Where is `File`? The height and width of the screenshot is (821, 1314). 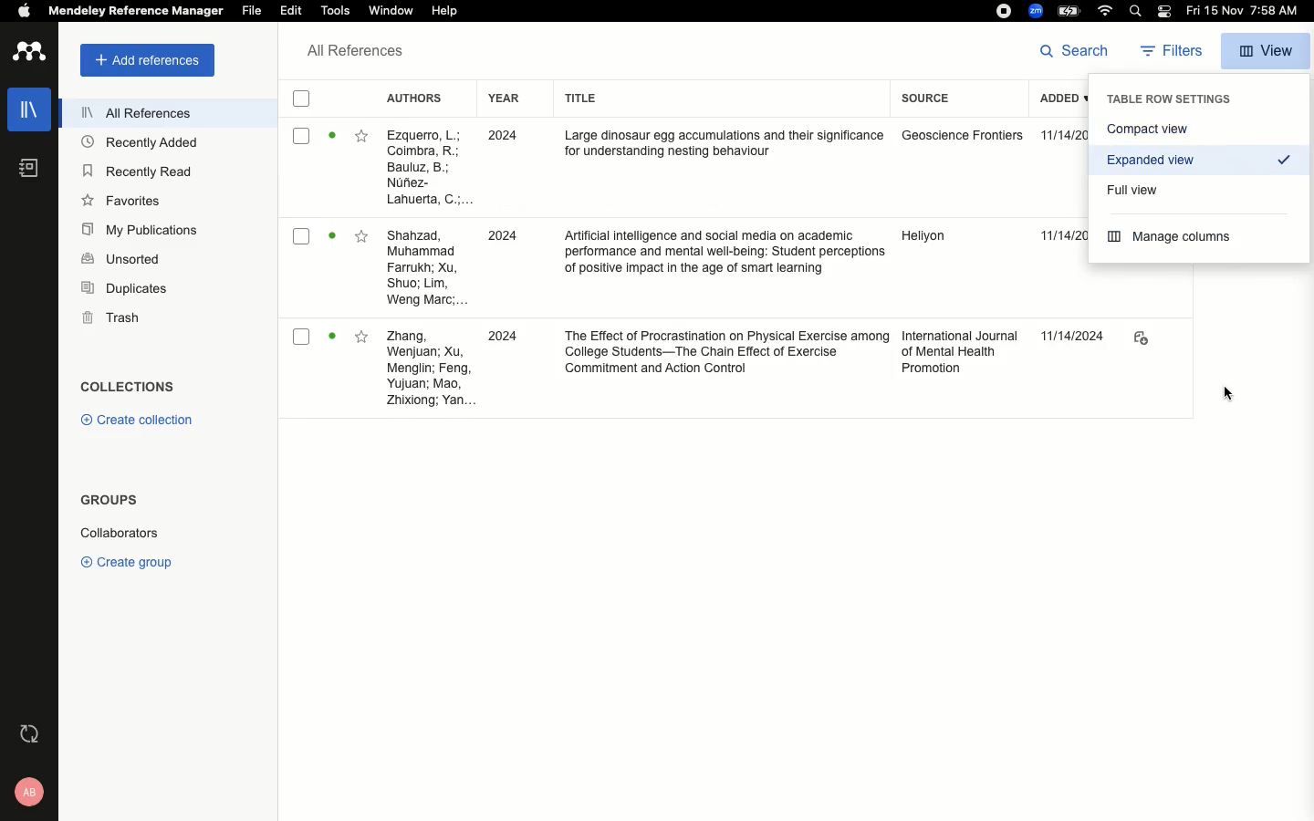 File is located at coordinates (253, 10).